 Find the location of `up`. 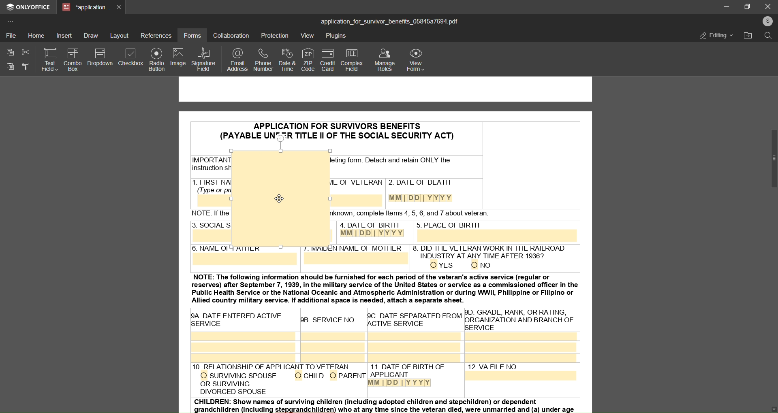

up is located at coordinates (774, 48).